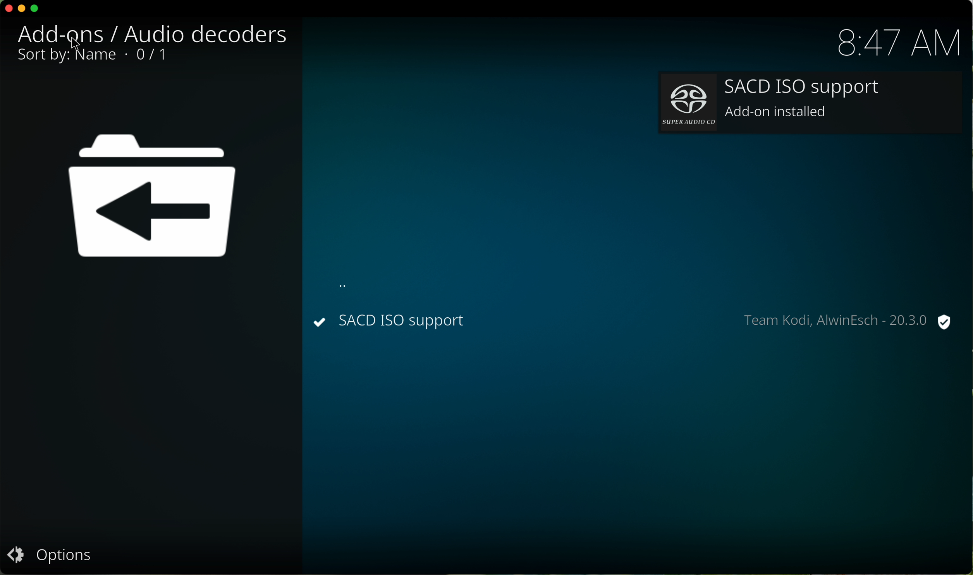 This screenshot has width=973, height=575. I want to click on SACD ISO installed, so click(631, 320).